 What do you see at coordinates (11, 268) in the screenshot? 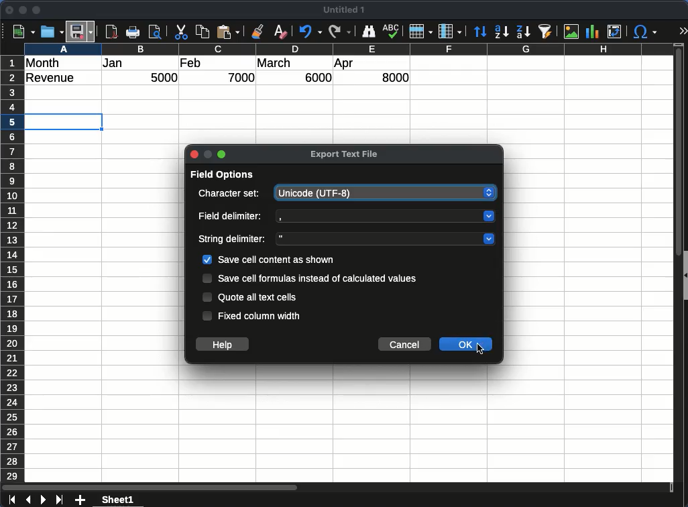
I see `row` at bounding box center [11, 268].